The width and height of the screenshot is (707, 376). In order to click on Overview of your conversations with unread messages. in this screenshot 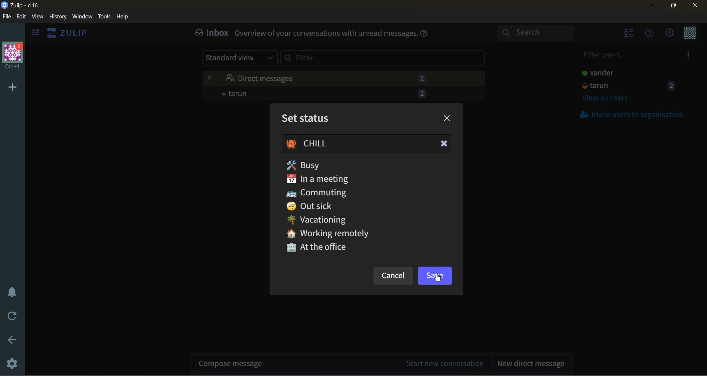, I will do `click(326, 34)`.